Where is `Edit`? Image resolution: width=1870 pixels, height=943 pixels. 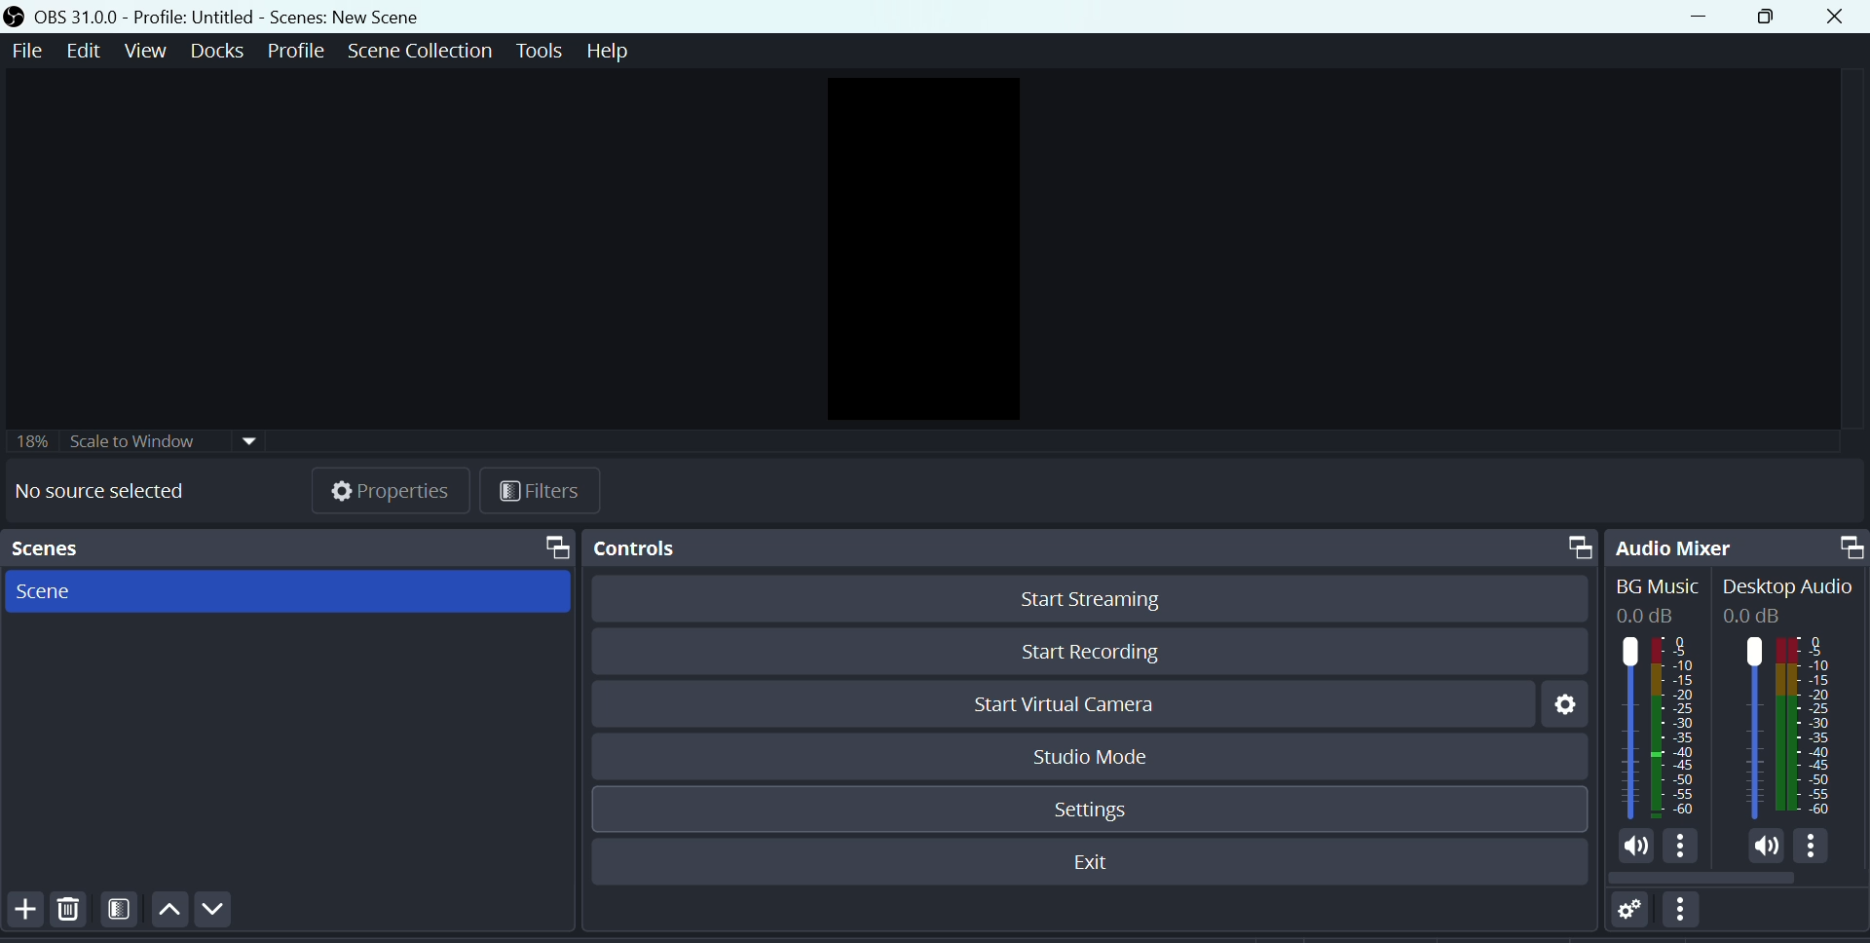 Edit is located at coordinates (83, 53).